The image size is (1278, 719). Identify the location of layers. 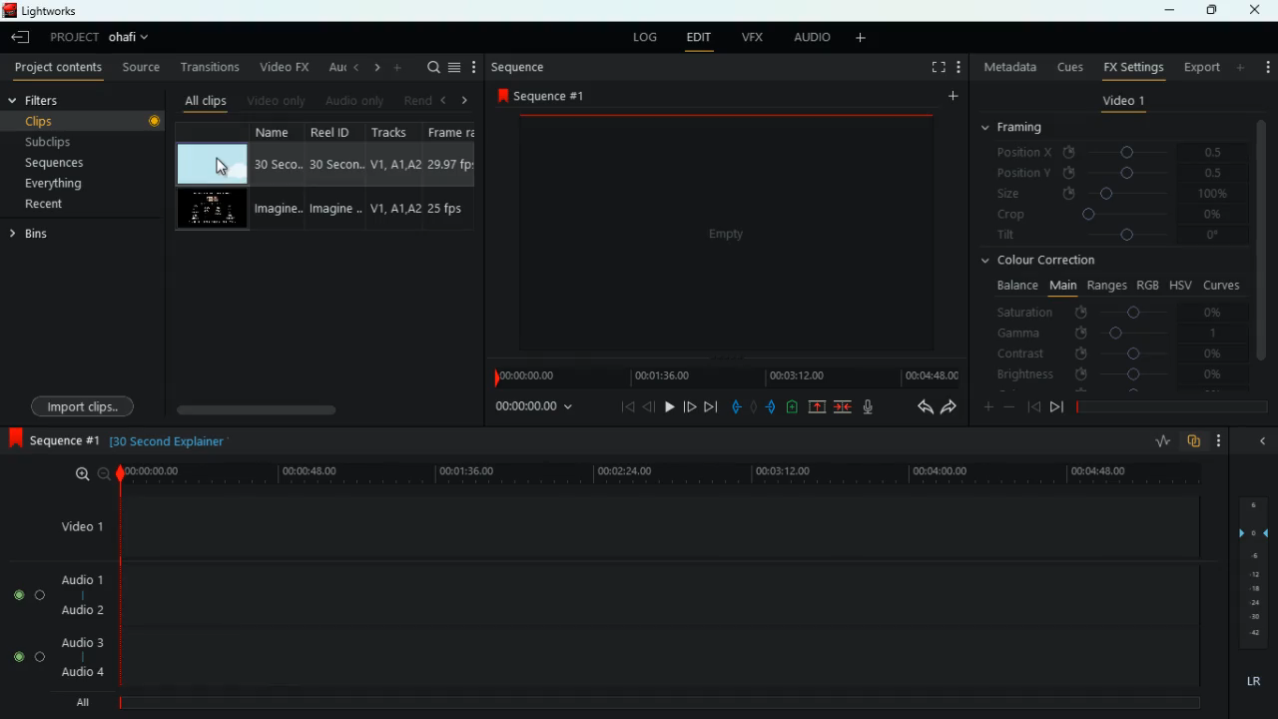
(1250, 575).